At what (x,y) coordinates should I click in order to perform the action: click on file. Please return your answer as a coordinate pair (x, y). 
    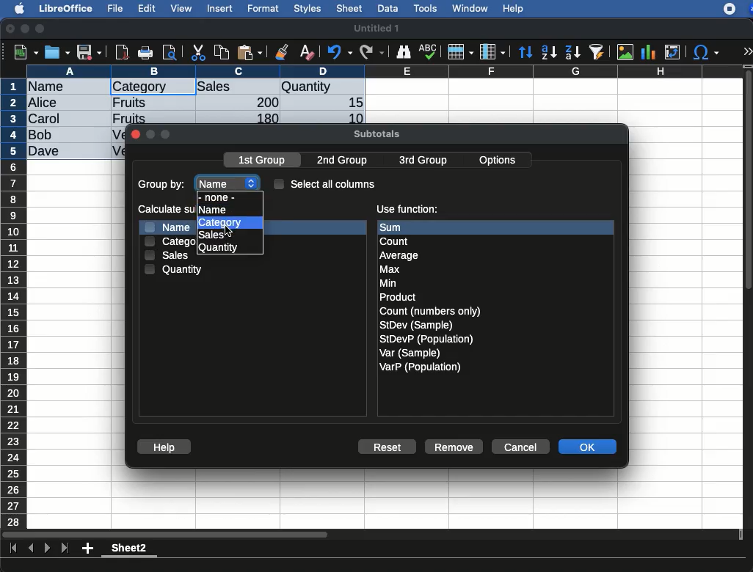
    Looking at the image, I should click on (113, 9).